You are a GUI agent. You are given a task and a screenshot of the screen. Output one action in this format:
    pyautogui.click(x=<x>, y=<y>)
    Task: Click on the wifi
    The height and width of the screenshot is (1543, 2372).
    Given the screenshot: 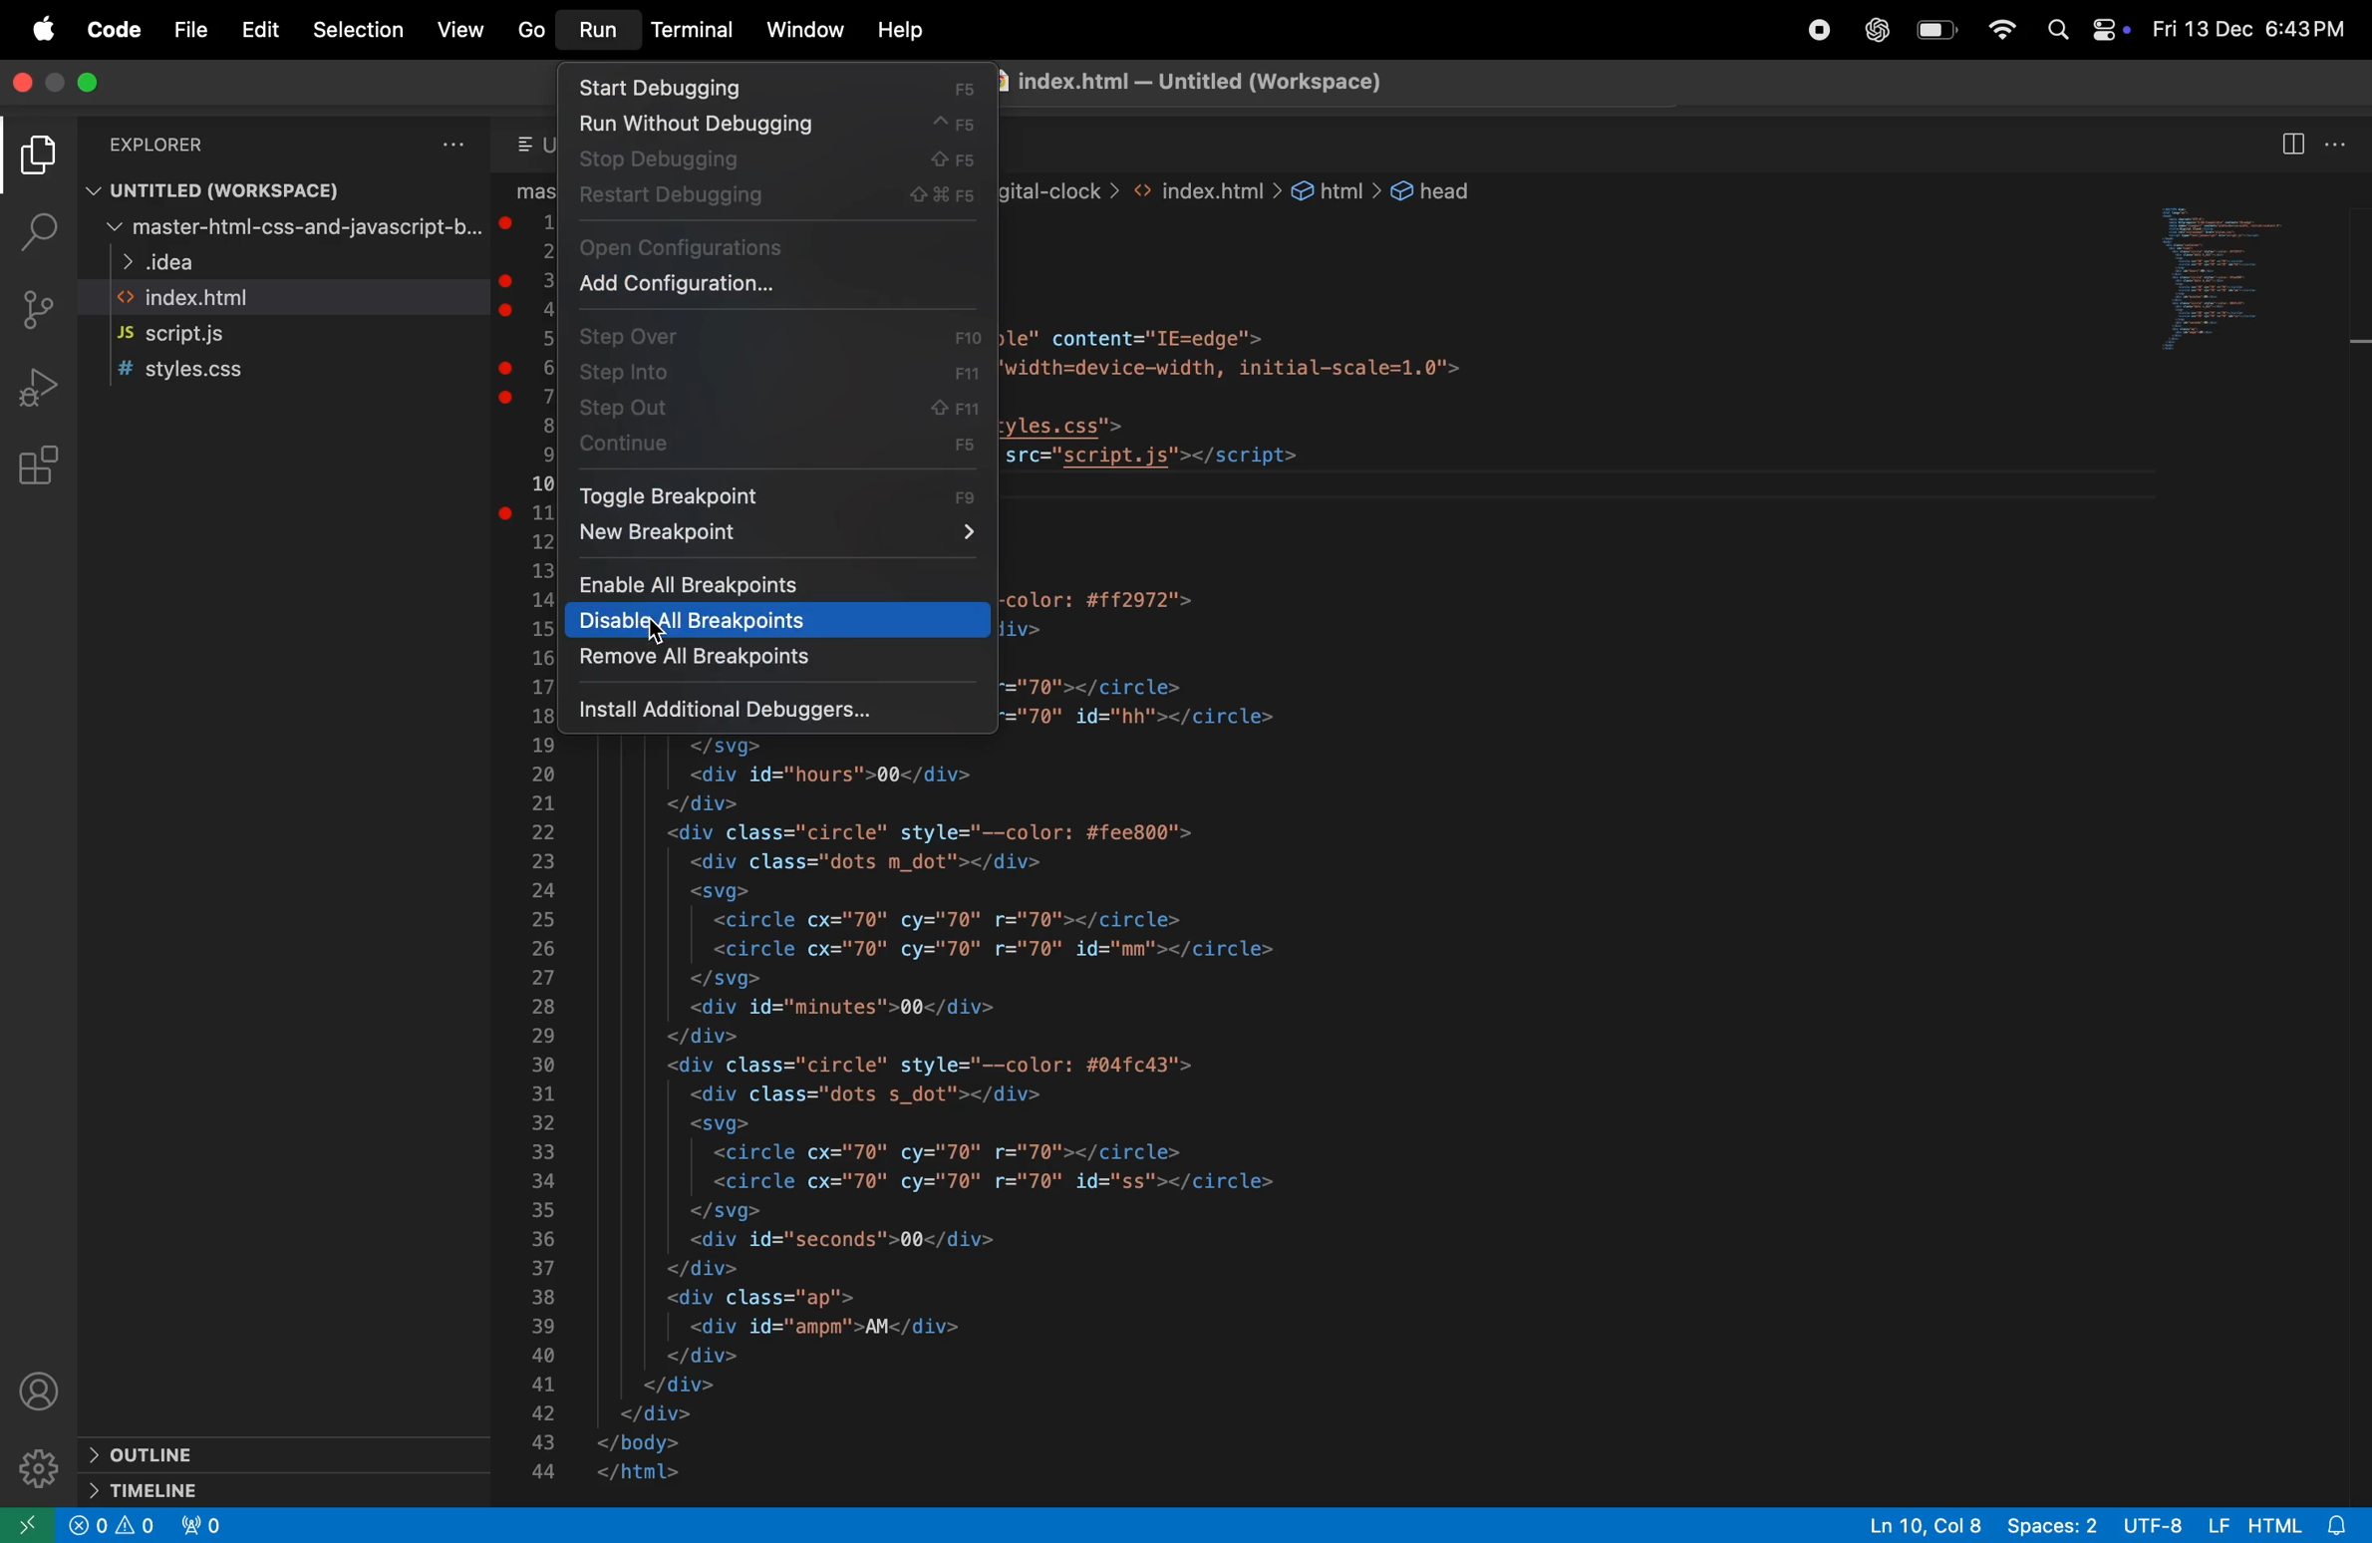 What is the action you would take?
    pyautogui.click(x=2003, y=30)
    